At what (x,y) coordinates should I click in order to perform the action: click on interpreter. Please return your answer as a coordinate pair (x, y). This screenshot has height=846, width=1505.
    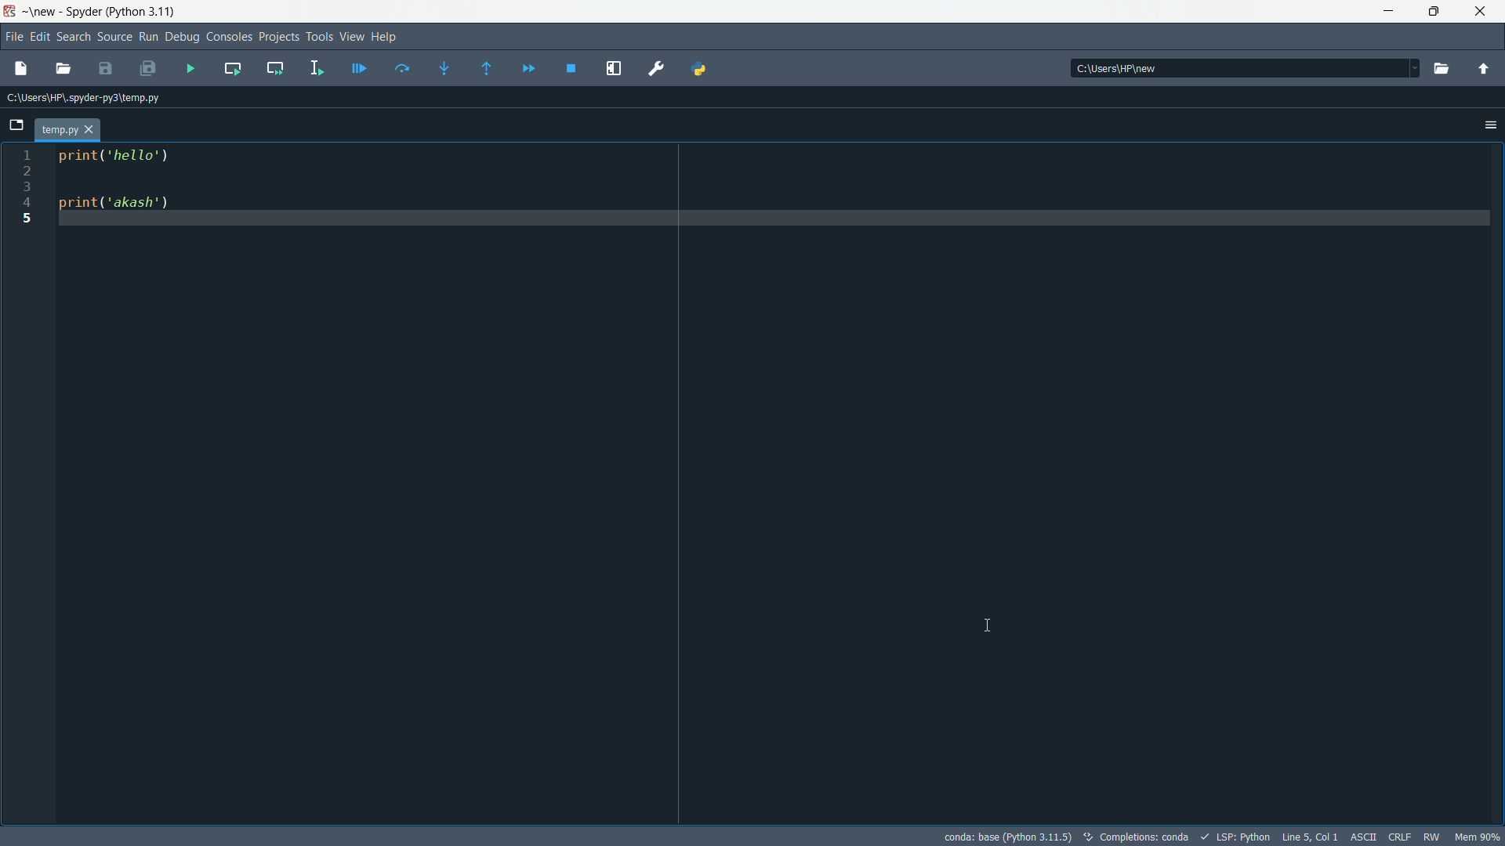
    Looking at the image, I should click on (1008, 837).